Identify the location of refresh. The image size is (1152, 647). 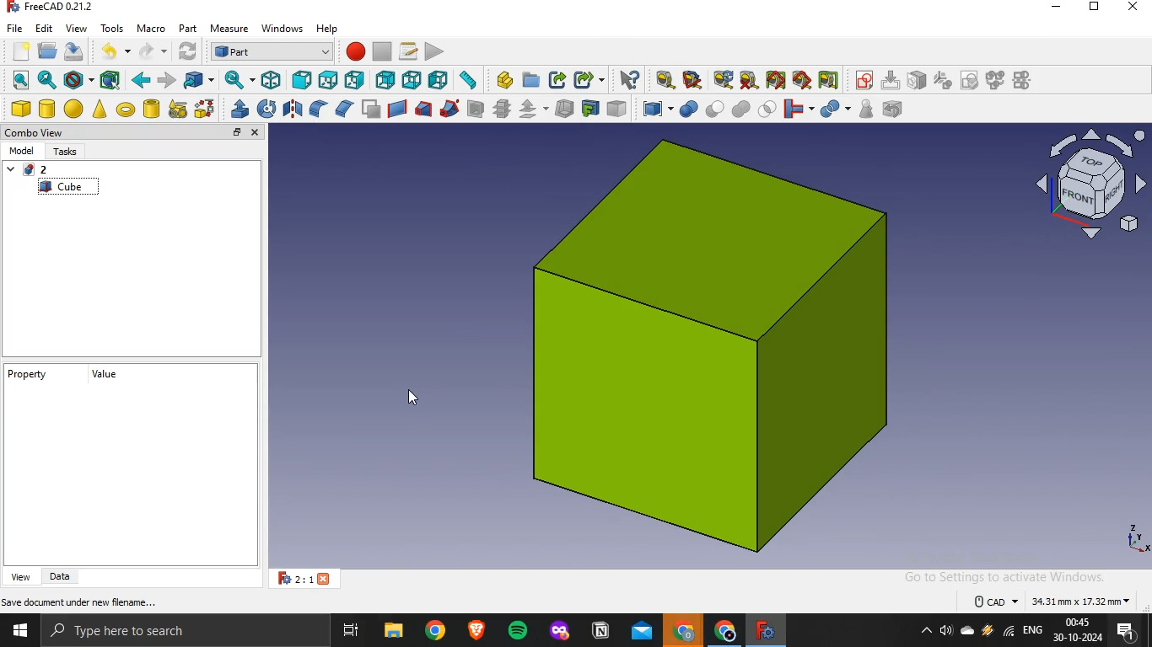
(187, 51).